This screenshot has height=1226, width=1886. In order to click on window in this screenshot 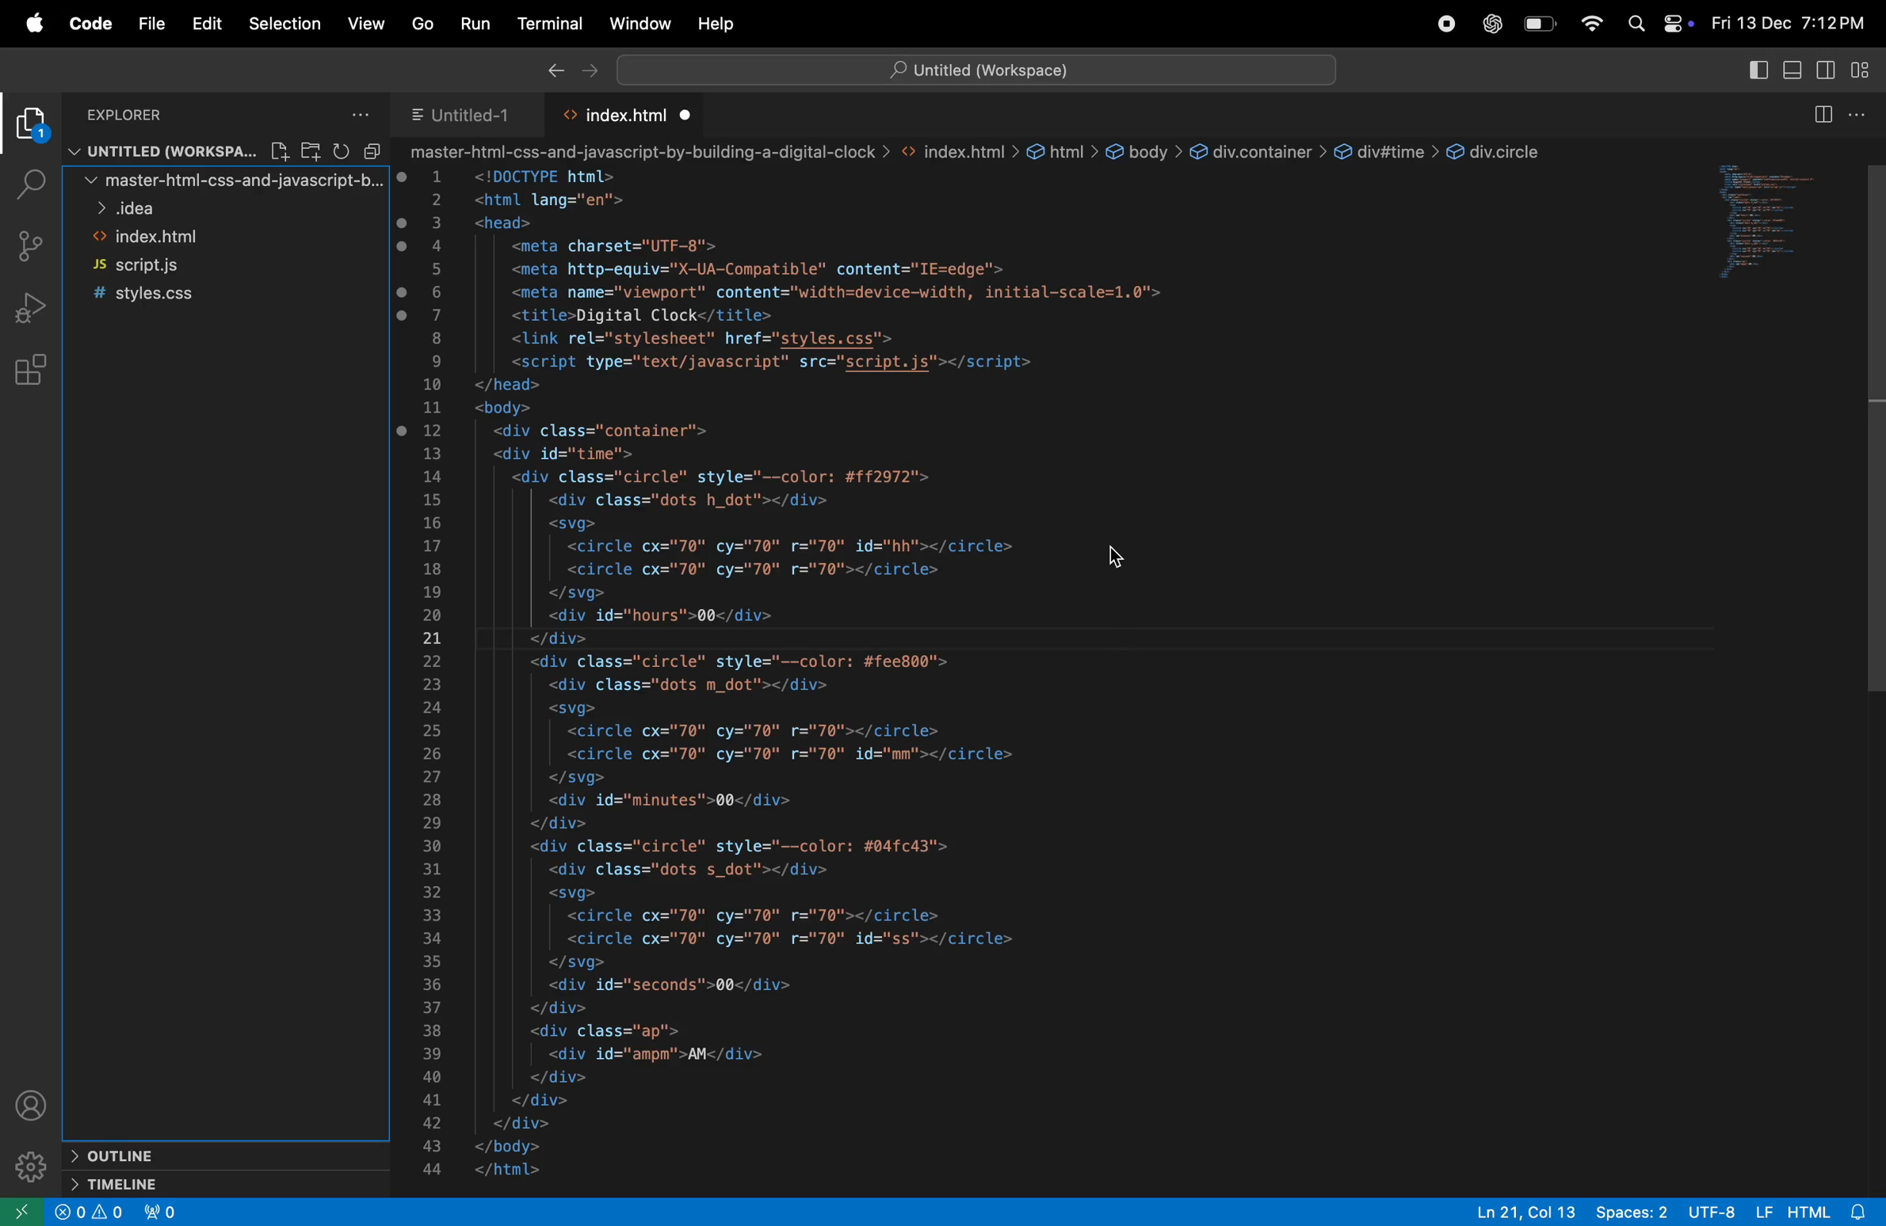, I will do `click(638, 23)`.